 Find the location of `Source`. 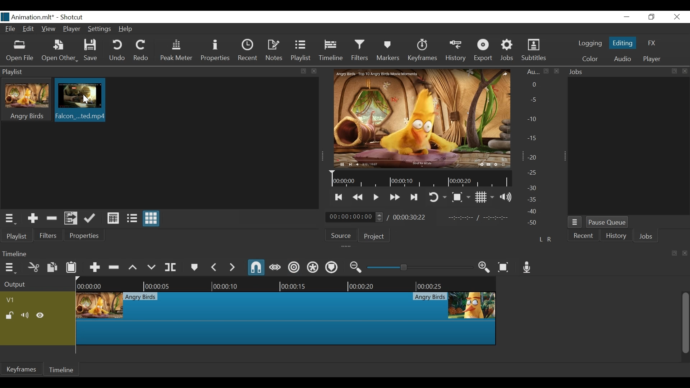

Source is located at coordinates (341, 235).